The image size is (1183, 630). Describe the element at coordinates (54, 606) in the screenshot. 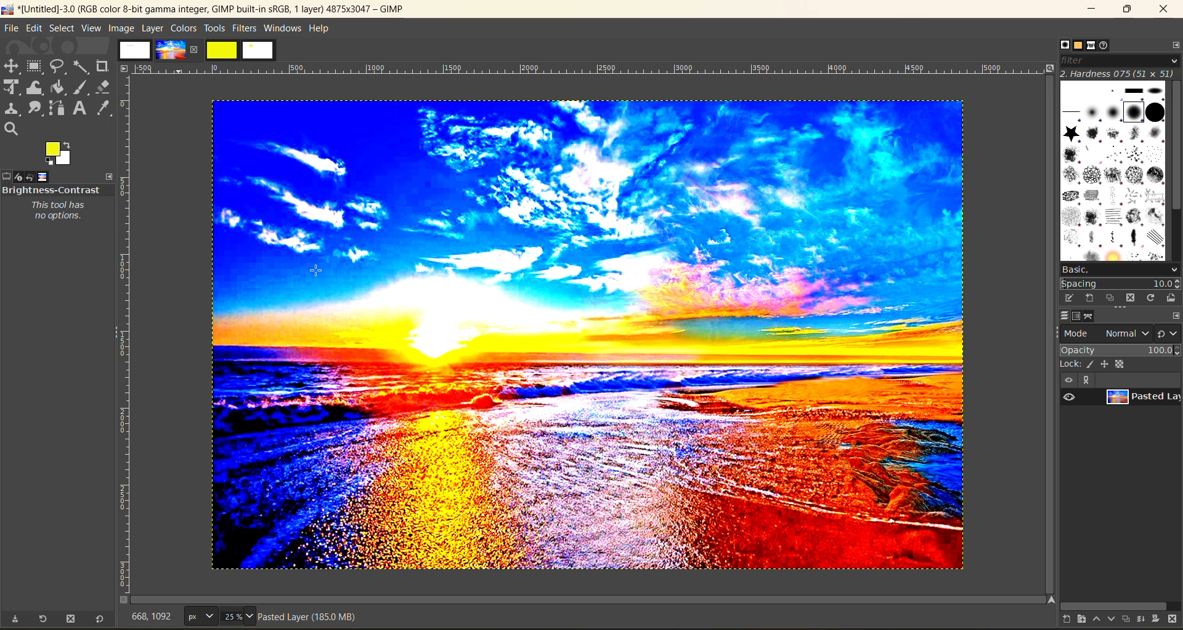

I see `horizontal scroll bar` at that location.